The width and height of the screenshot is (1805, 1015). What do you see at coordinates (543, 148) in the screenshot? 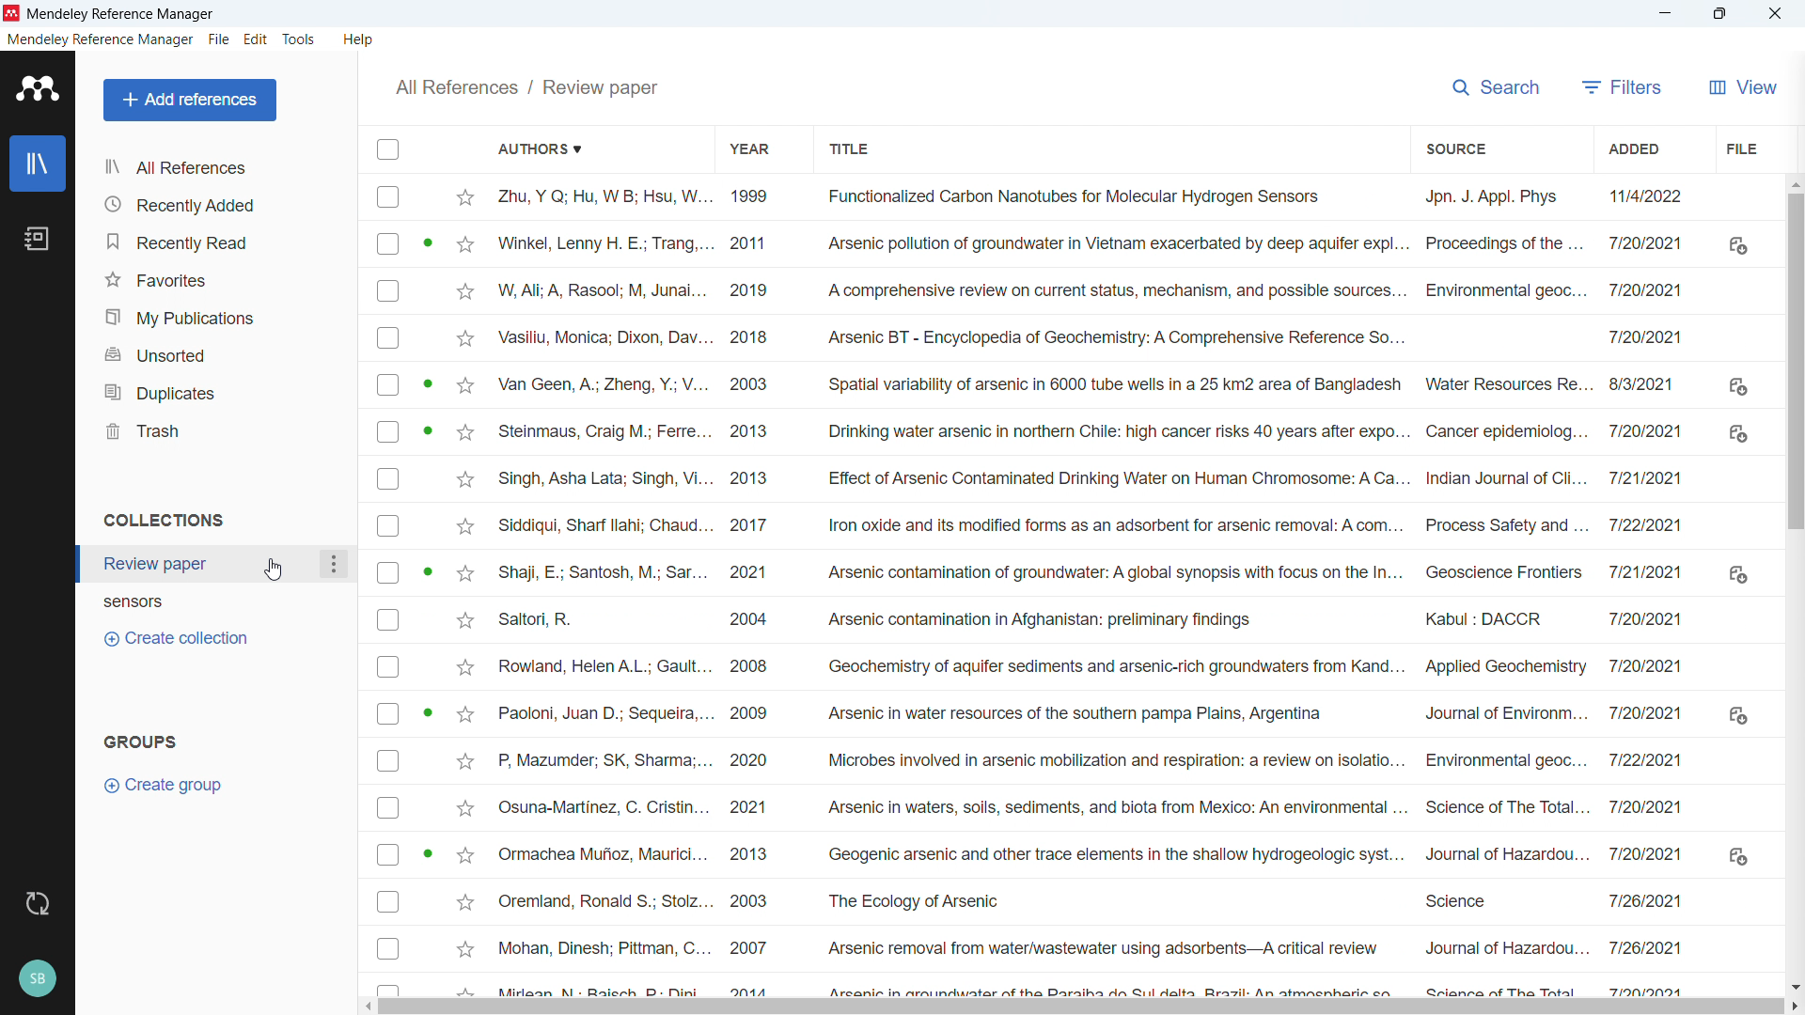
I see `Sort by authors ` at bounding box center [543, 148].